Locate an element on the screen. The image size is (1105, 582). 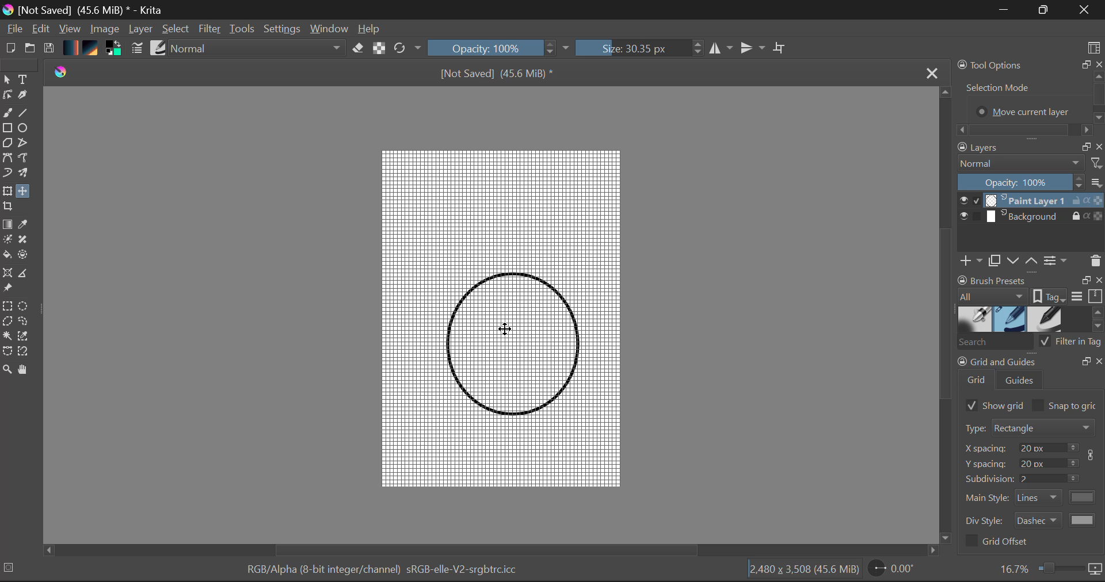
Document Dimensions is located at coordinates (805, 572).